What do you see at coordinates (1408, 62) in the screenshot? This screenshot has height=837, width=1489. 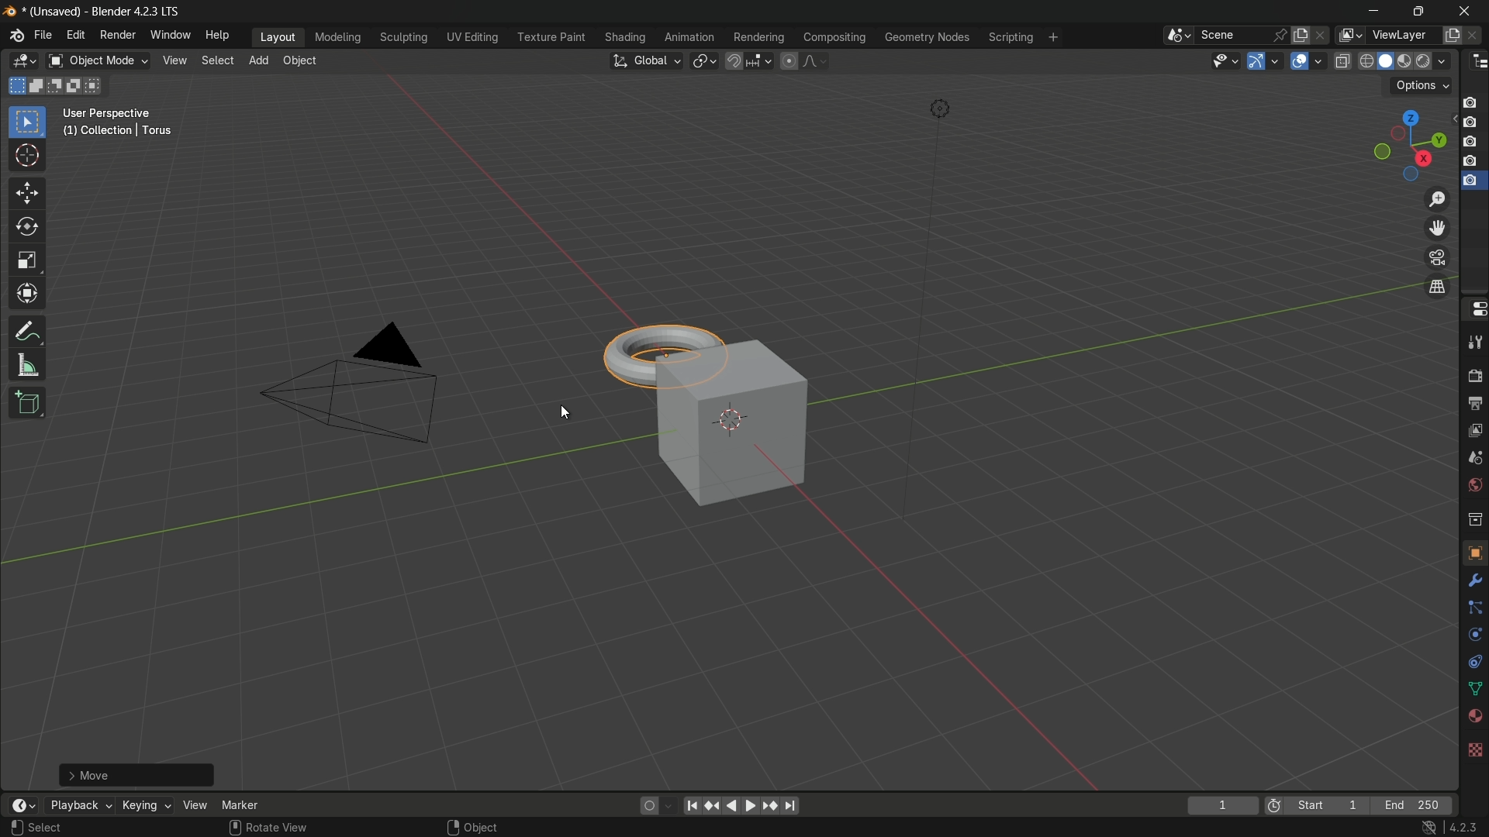 I see `render` at bounding box center [1408, 62].